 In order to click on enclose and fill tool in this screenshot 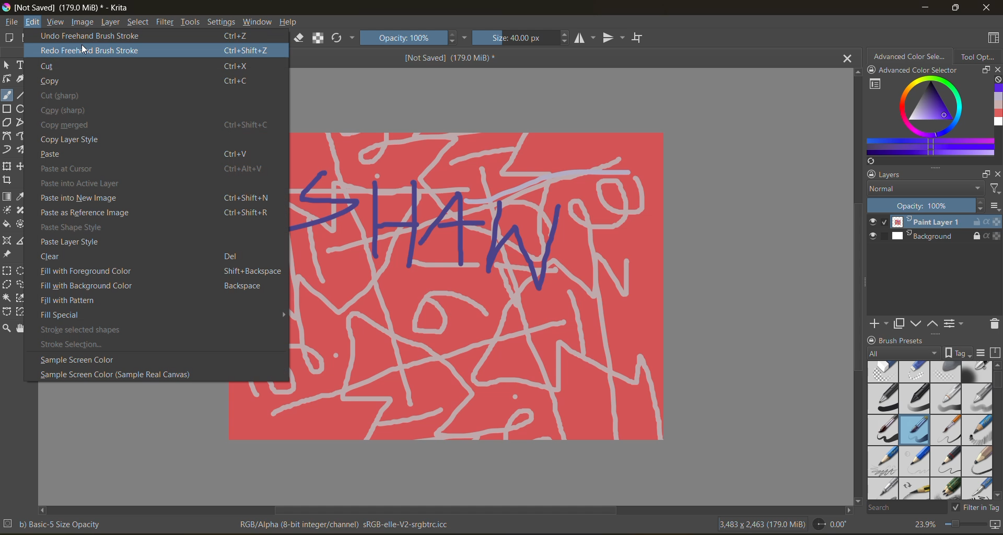, I will do `click(22, 224)`.